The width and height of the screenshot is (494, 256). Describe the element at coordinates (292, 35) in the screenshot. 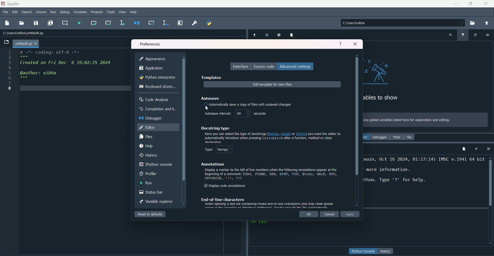

I see `remove all variables` at that location.